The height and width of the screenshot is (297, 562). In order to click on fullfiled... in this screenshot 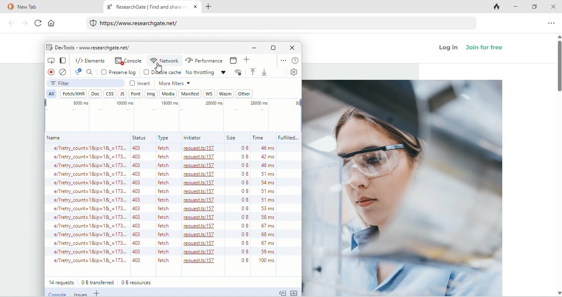, I will do `click(288, 138)`.